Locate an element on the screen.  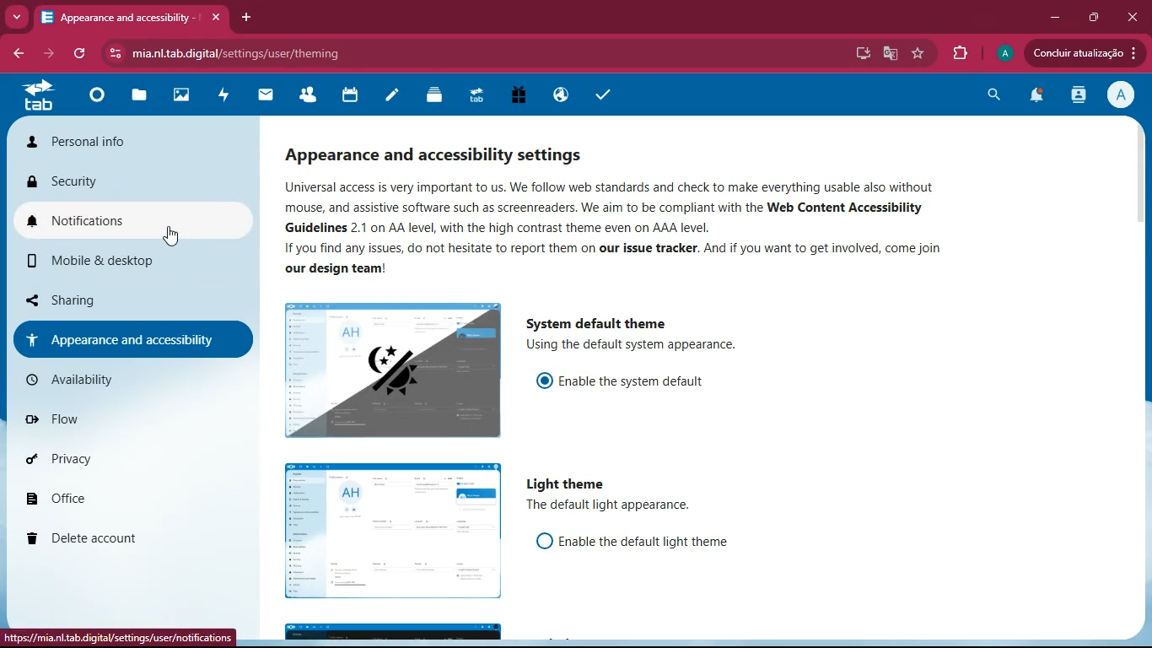
Enable the system default is located at coordinates (619, 384).